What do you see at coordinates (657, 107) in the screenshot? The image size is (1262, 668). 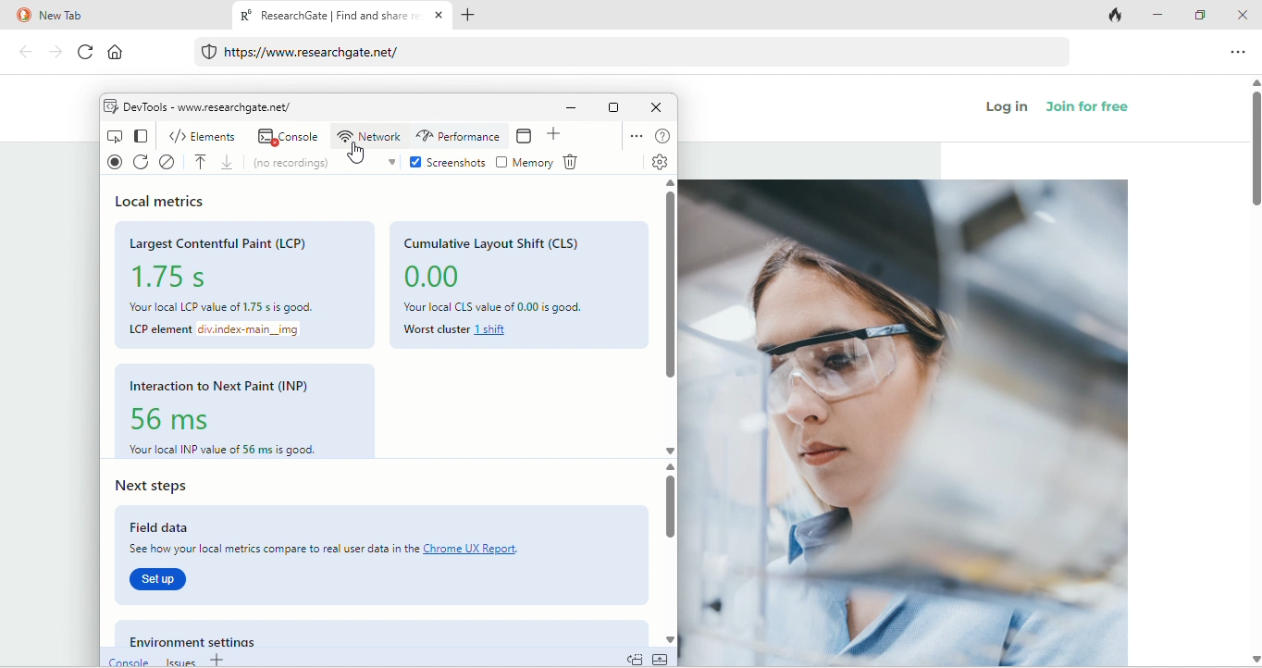 I see `close` at bounding box center [657, 107].